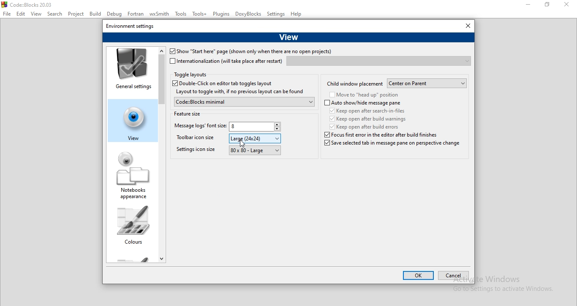  What do you see at coordinates (427, 83) in the screenshot?
I see `Center on Parent` at bounding box center [427, 83].